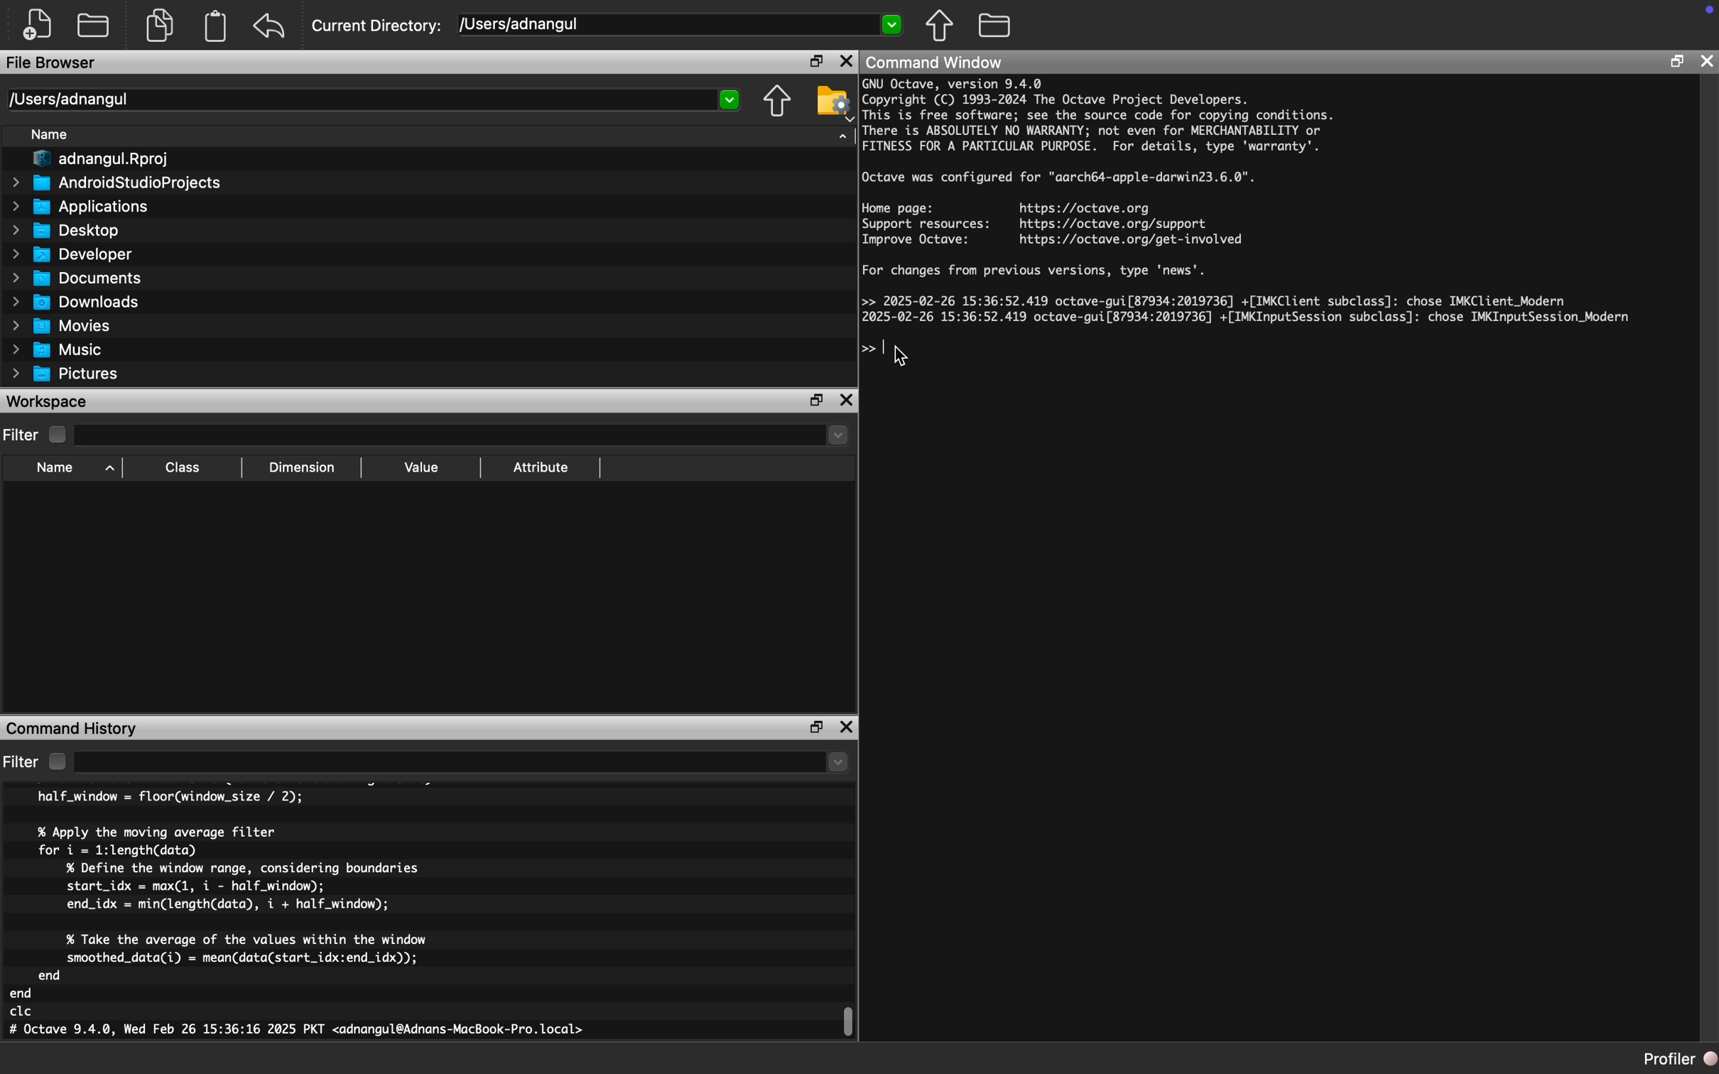 Image resolution: width=1719 pixels, height=1074 pixels. Describe the element at coordinates (58, 761) in the screenshot. I see `Checkbox` at that location.